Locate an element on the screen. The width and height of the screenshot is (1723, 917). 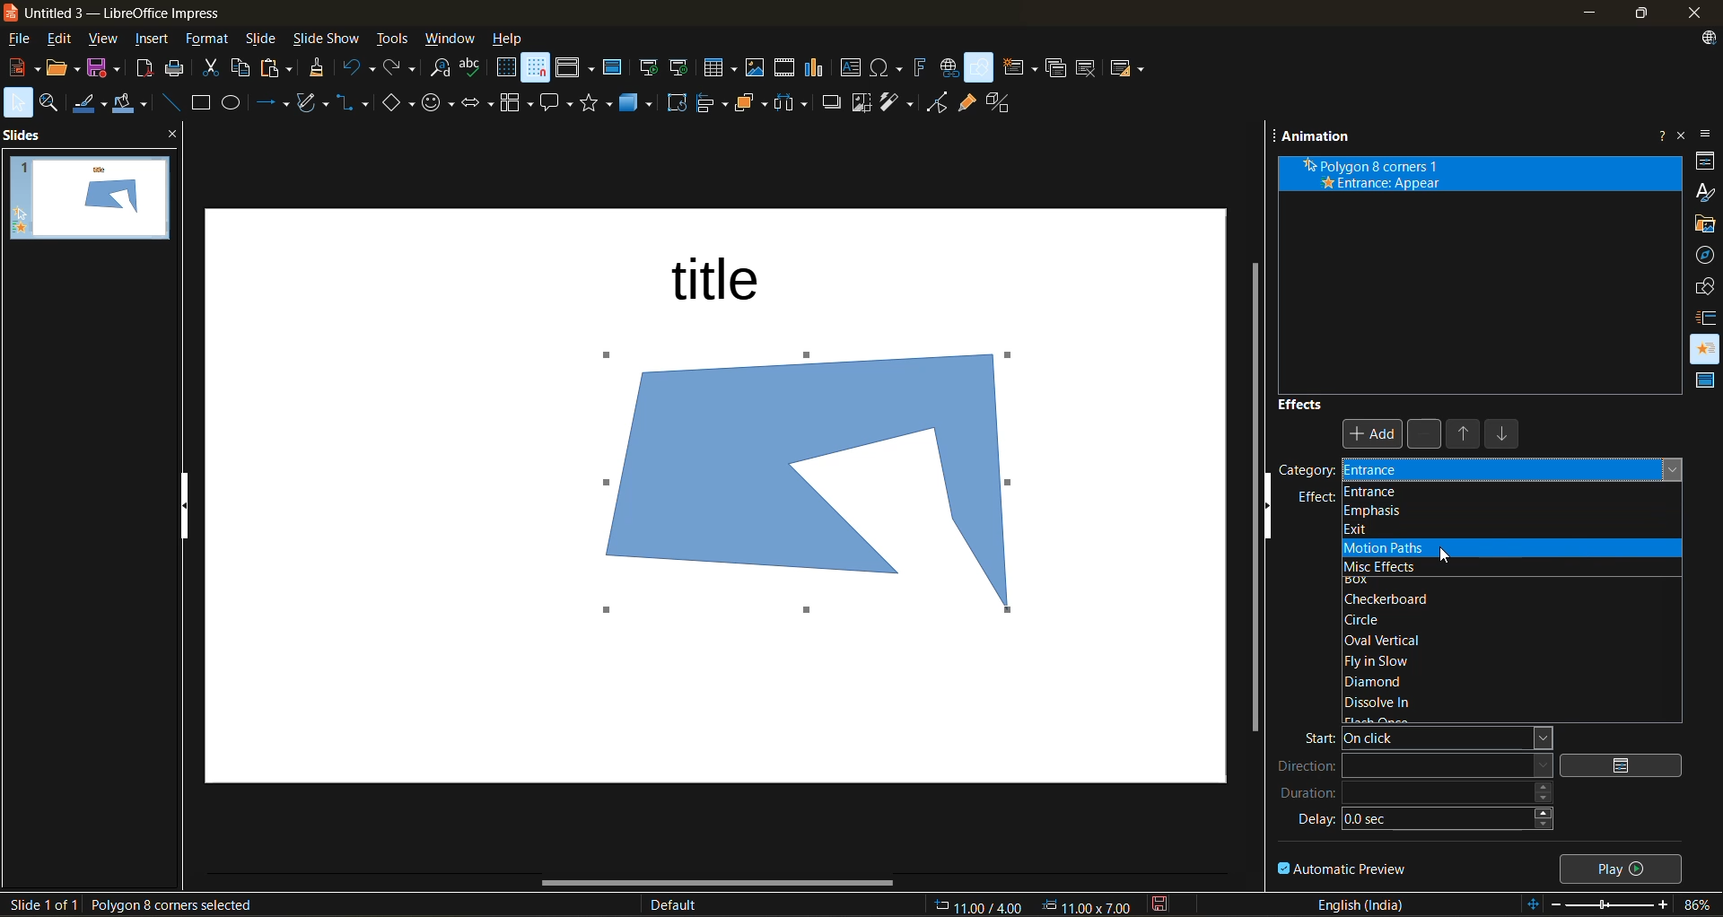
cursor is located at coordinates (1448, 555).